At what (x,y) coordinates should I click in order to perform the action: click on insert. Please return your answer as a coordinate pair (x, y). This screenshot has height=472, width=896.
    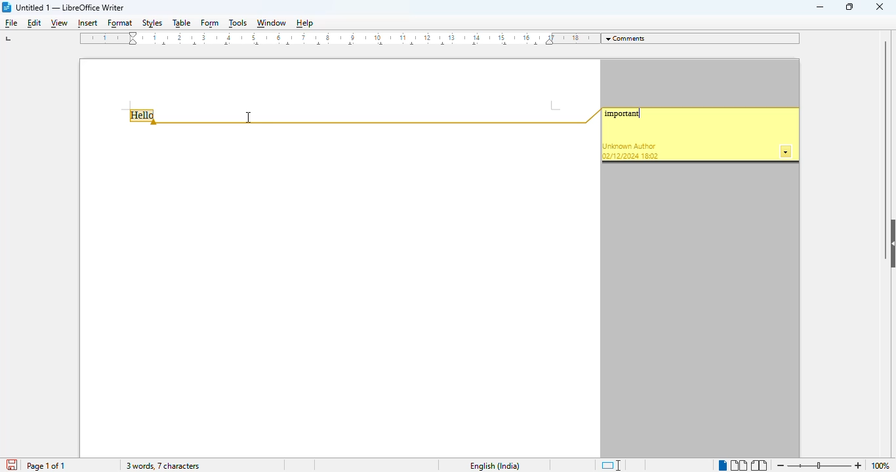
    Looking at the image, I should click on (86, 24).